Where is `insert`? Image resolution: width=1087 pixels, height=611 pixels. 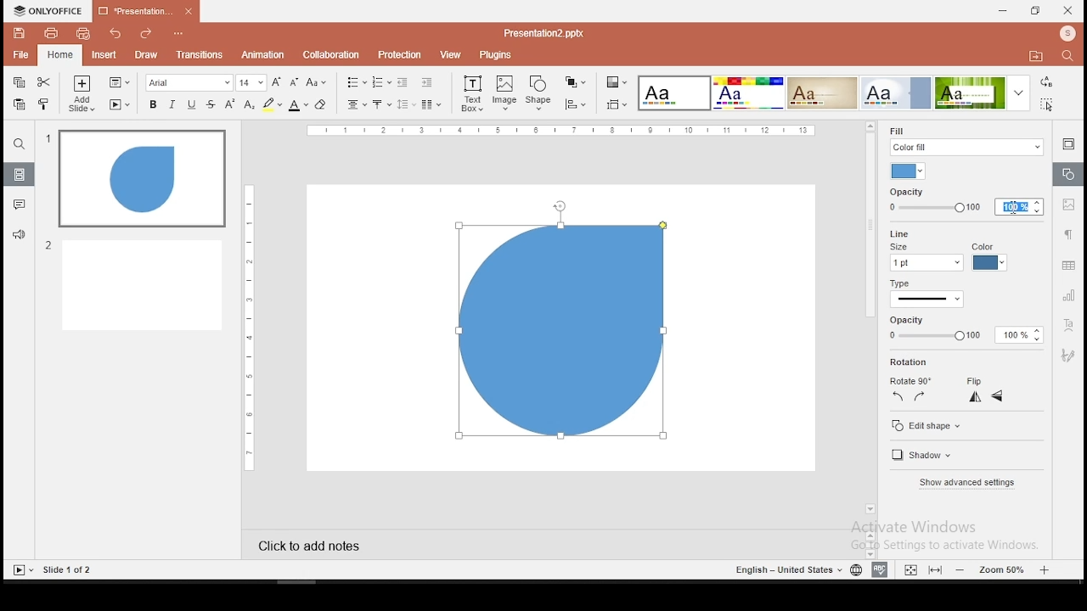 insert is located at coordinates (104, 56).